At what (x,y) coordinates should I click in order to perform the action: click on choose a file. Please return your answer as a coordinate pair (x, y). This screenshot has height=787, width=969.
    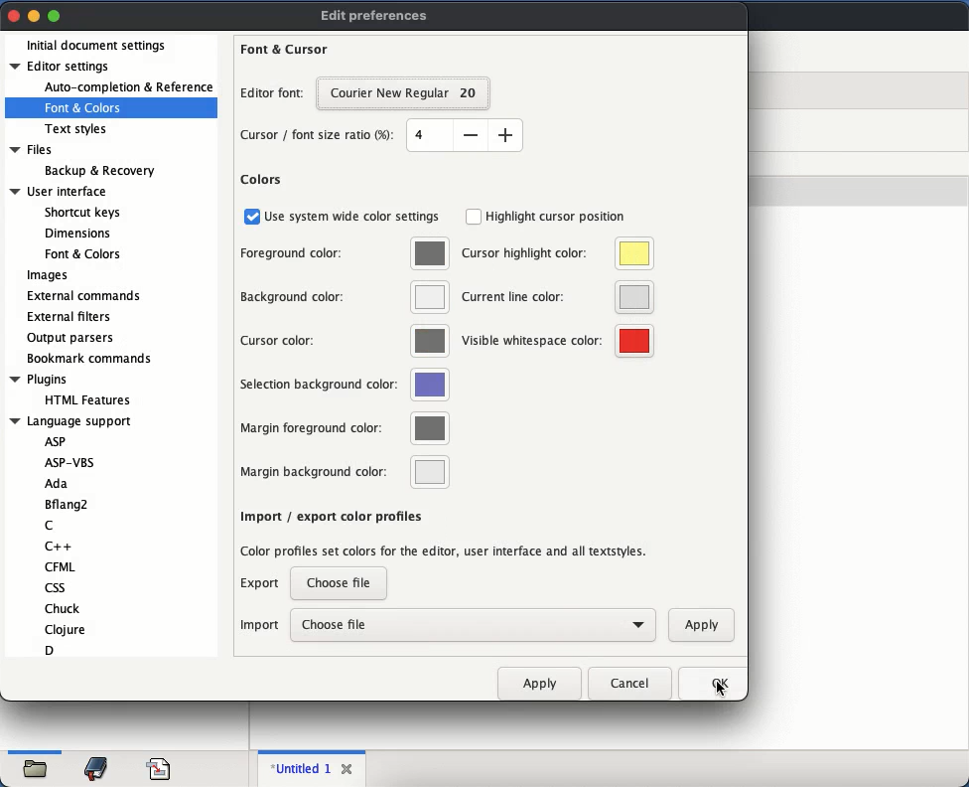
    Looking at the image, I should click on (339, 582).